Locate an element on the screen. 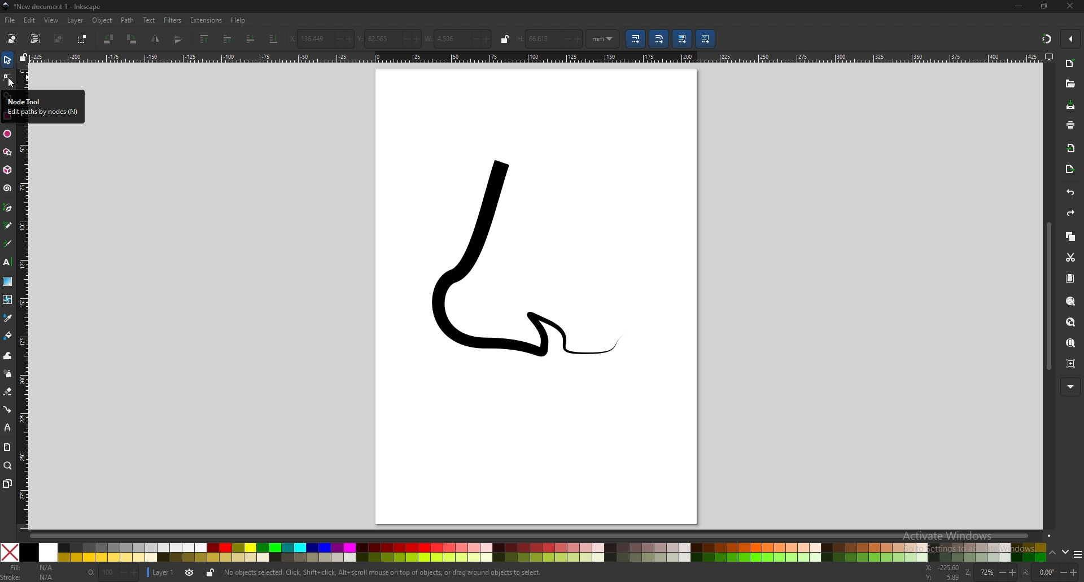 This screenshot has height=582, width=1084. pencil is located at coordinates (8, 226).